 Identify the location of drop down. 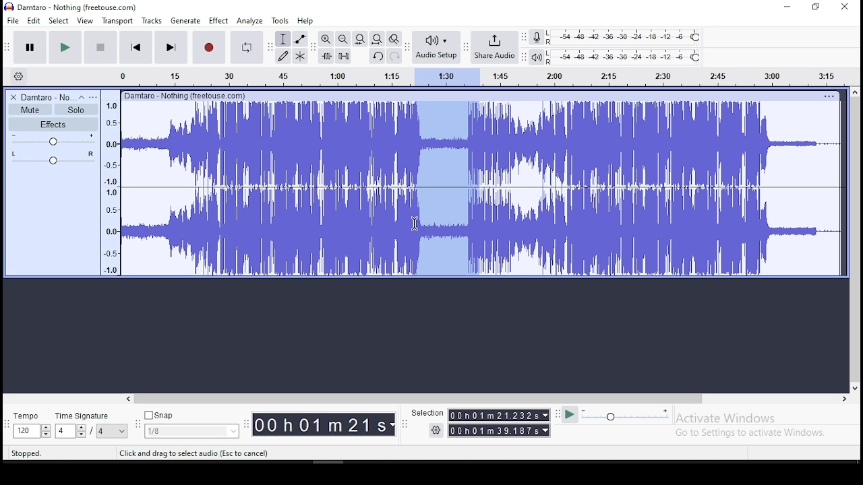
(232, 431).